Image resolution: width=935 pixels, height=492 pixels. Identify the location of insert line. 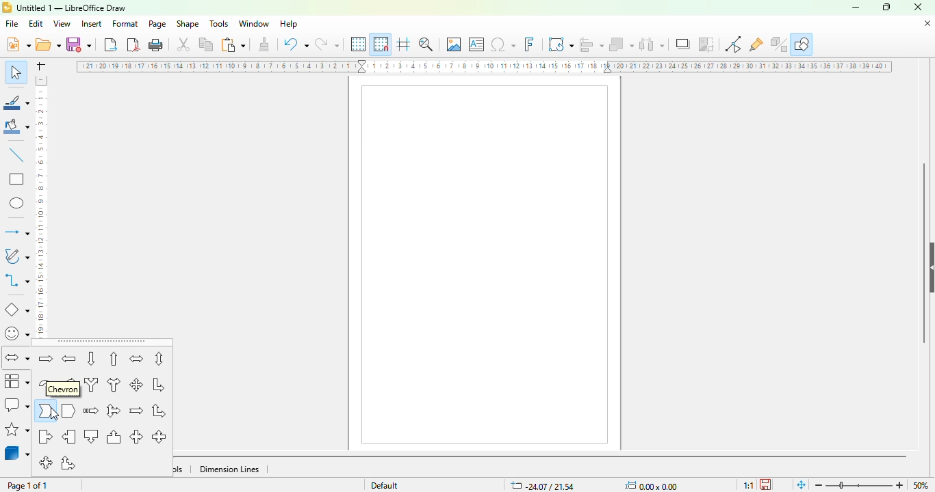
(17, 154).